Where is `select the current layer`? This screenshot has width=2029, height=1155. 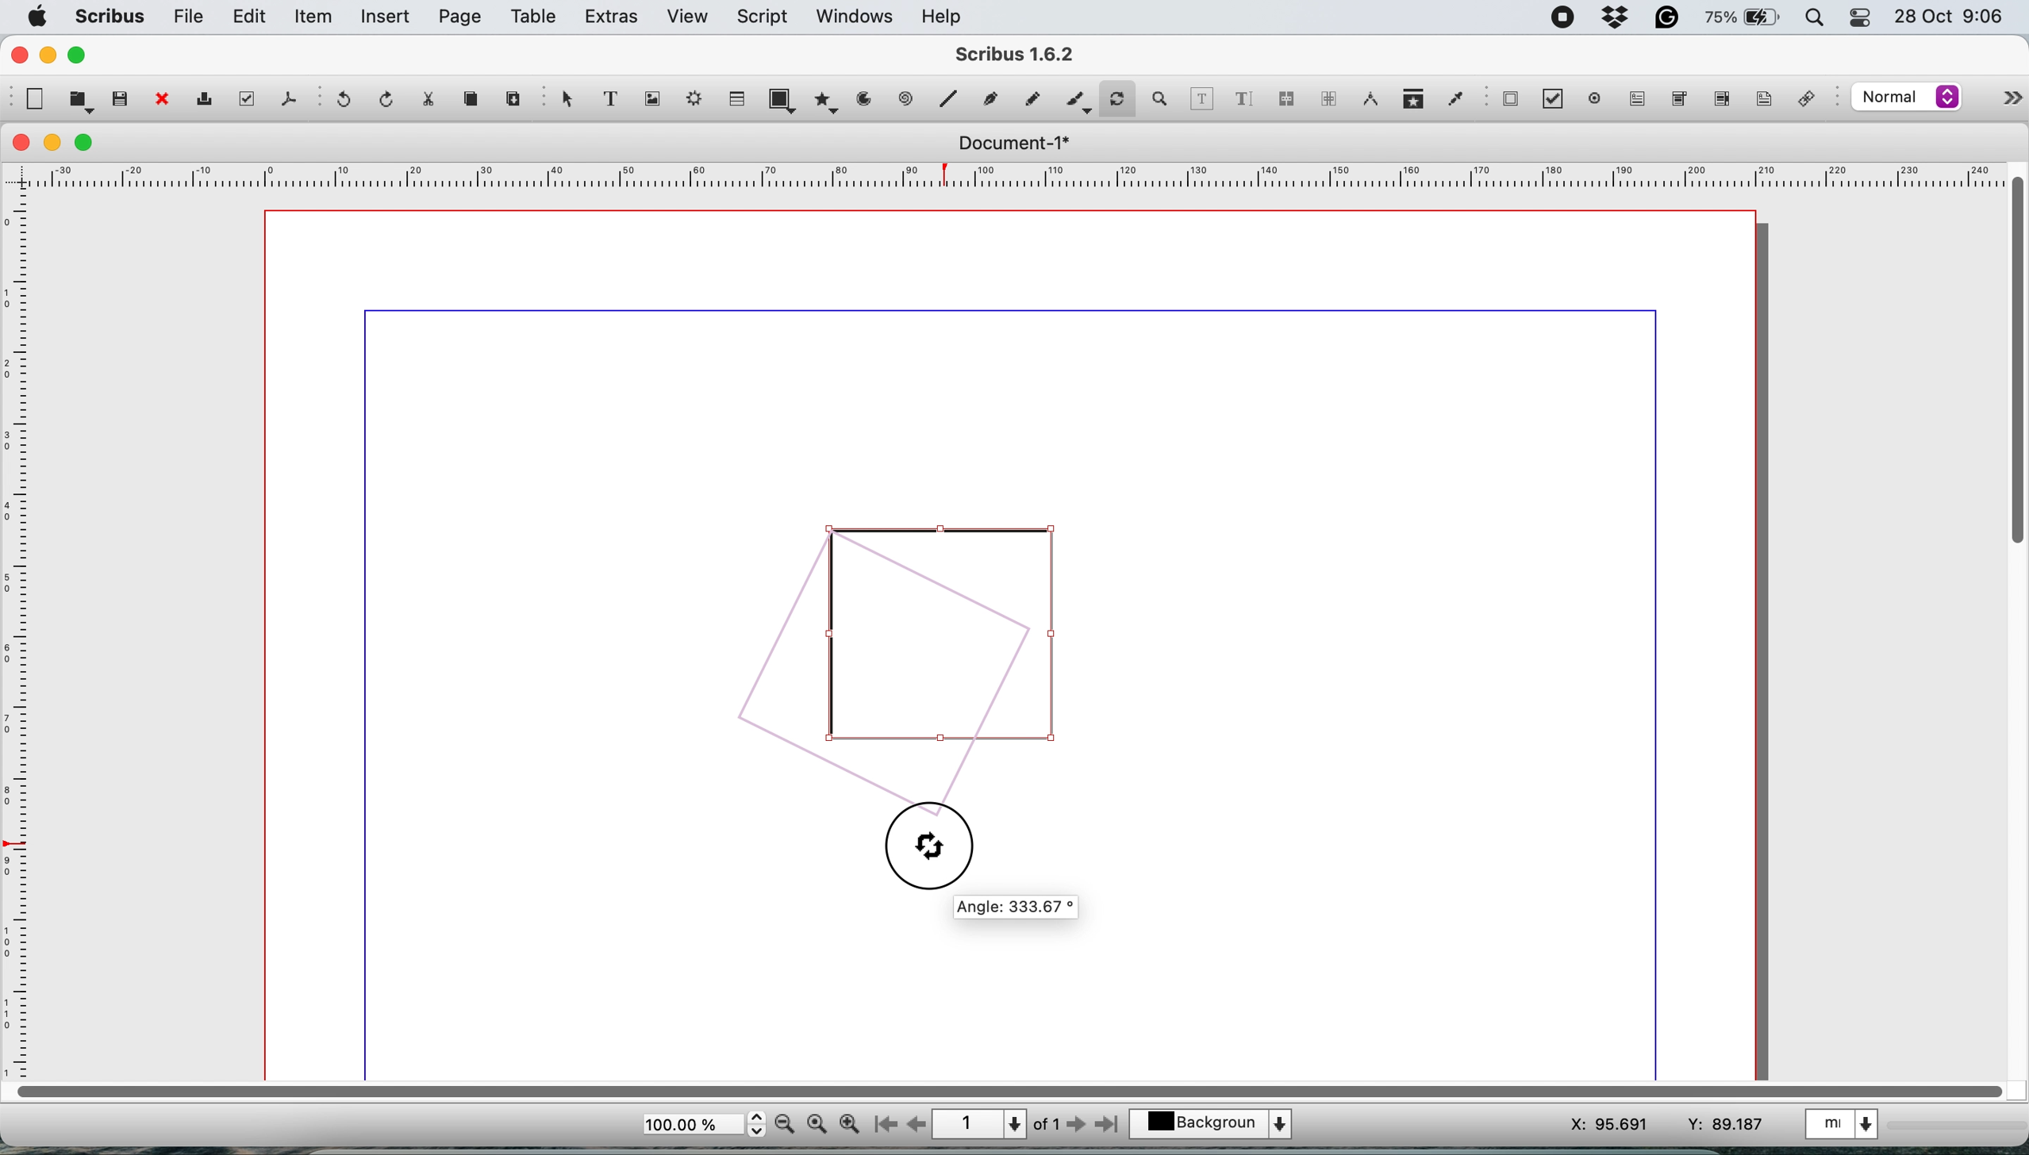 select the current layer is located at coordinates (1213, 1122).